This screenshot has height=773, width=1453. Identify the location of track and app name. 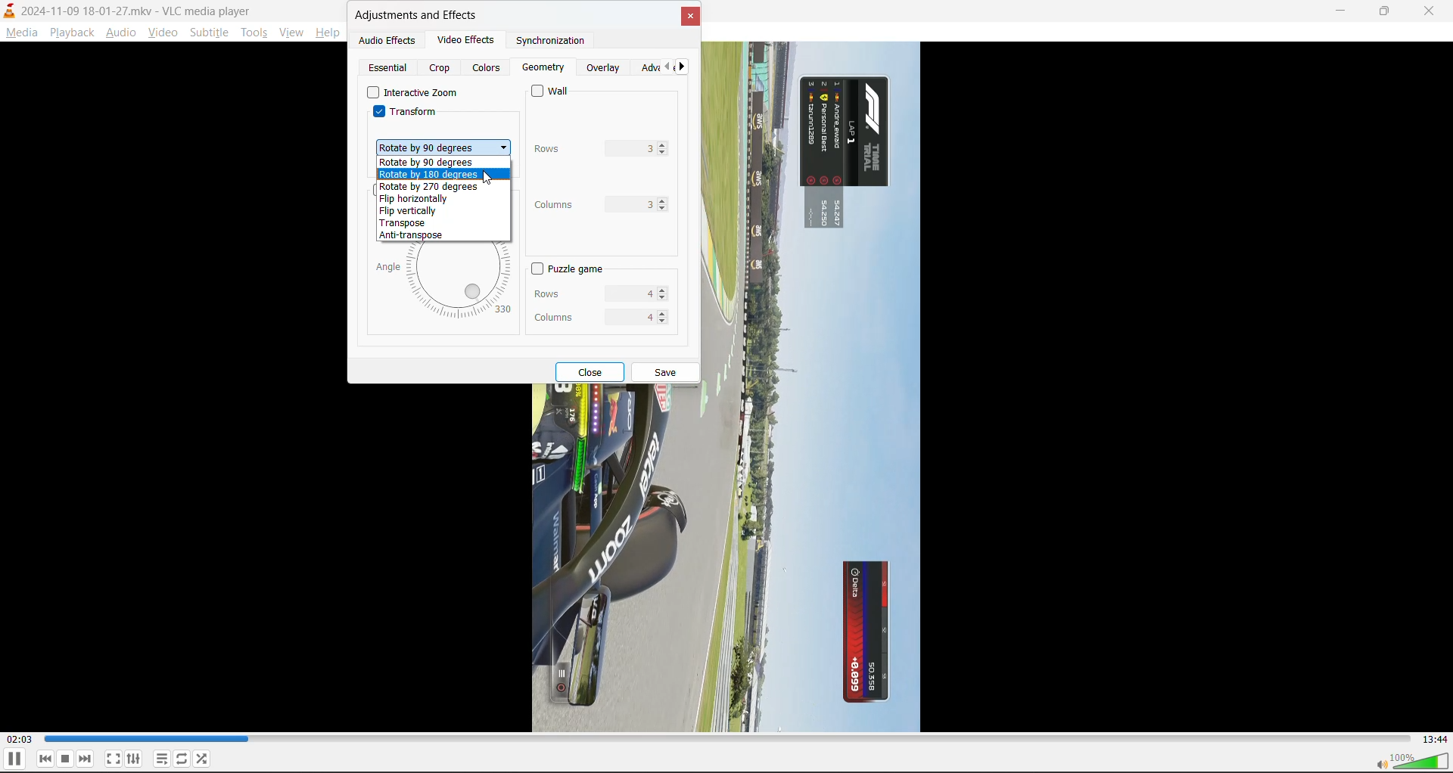
(129, 9).